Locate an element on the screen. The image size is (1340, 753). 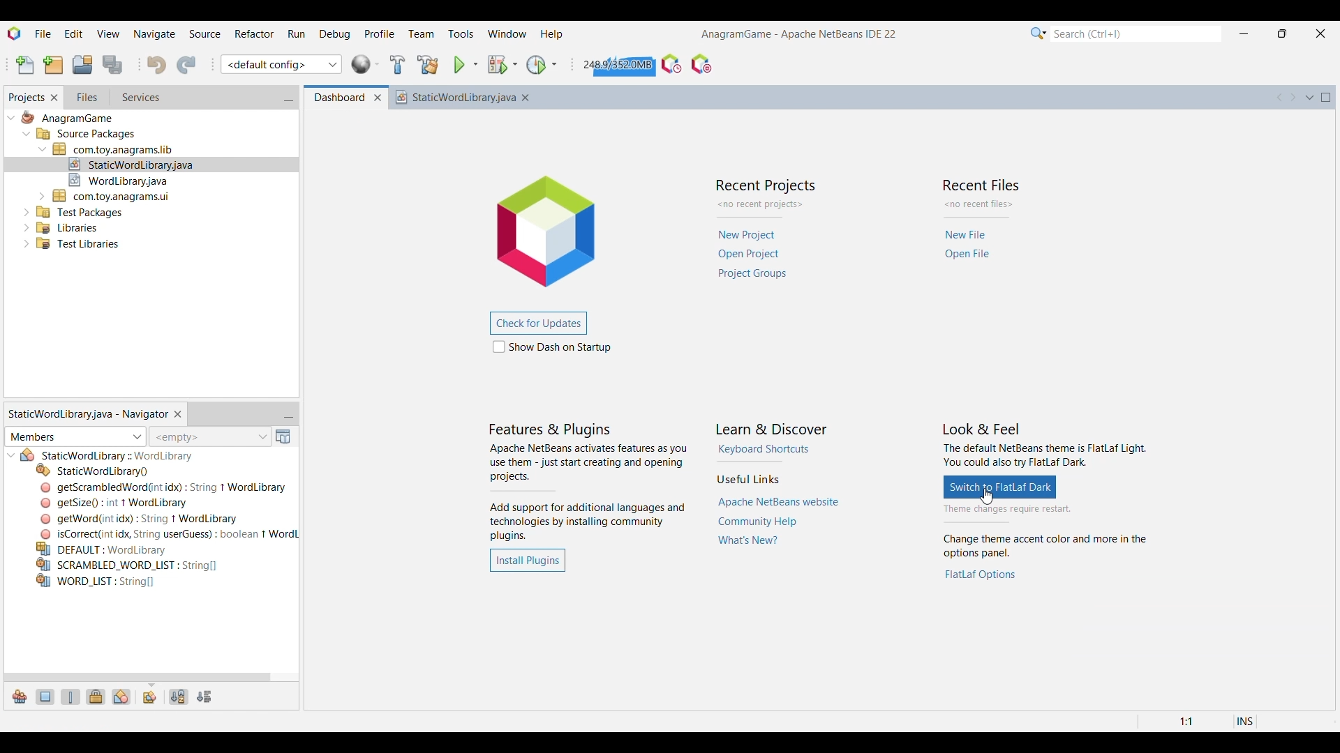
Refactor menu is located at coordinates (254, 33).